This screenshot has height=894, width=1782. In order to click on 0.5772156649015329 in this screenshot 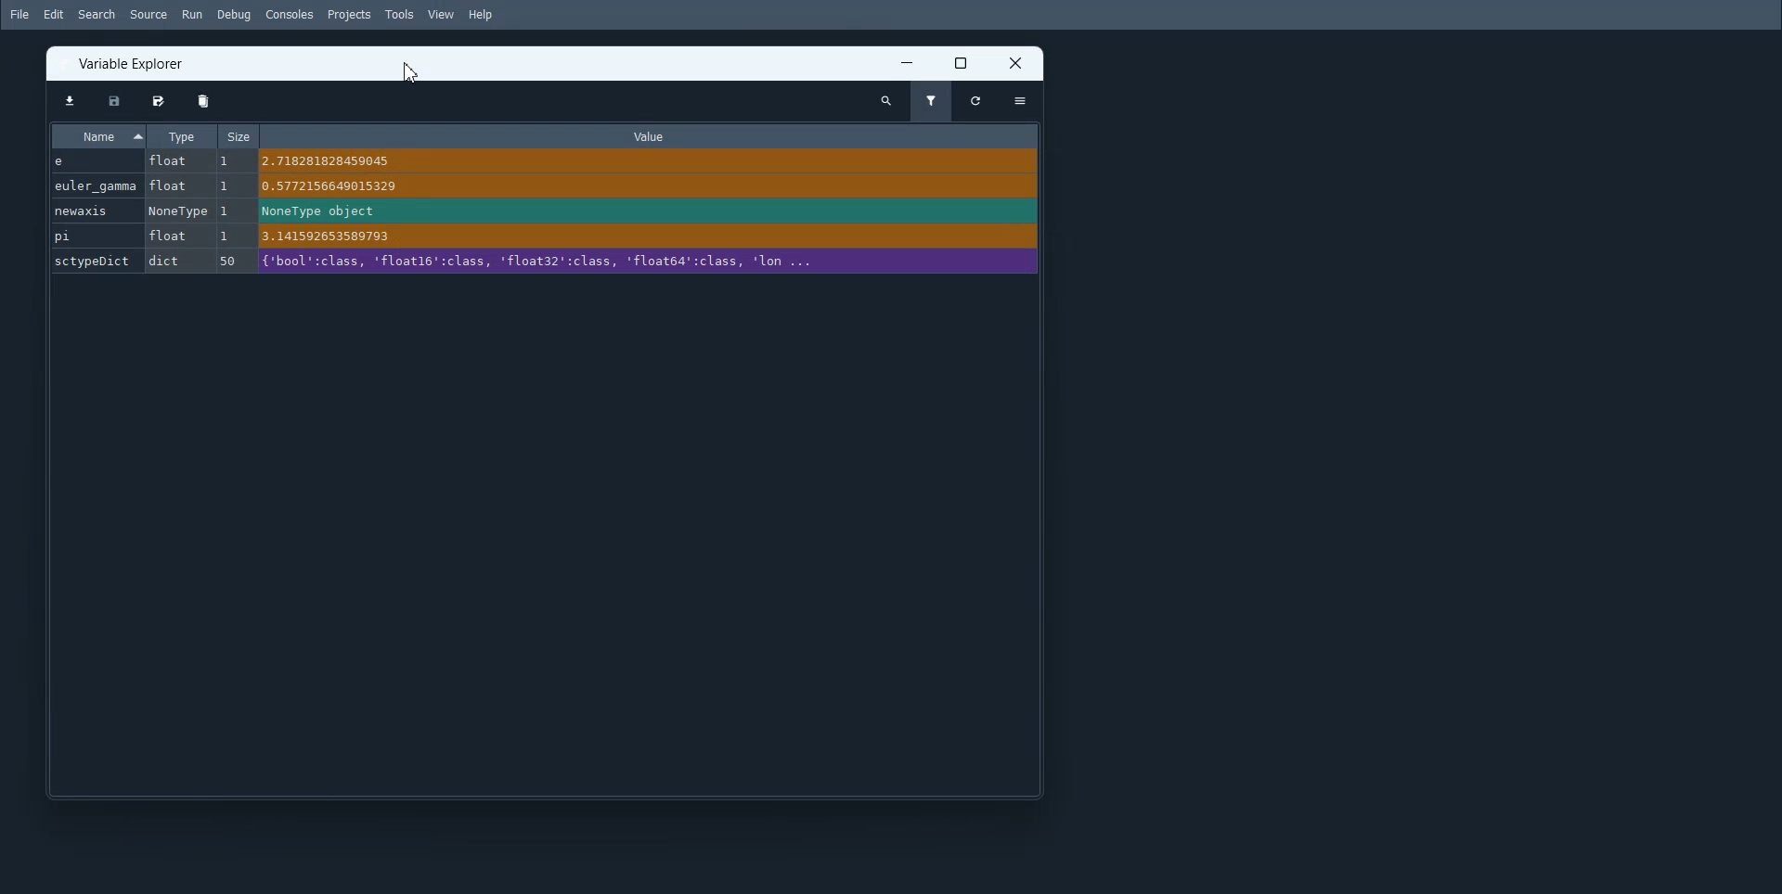, I will do `click(333, 185)`.